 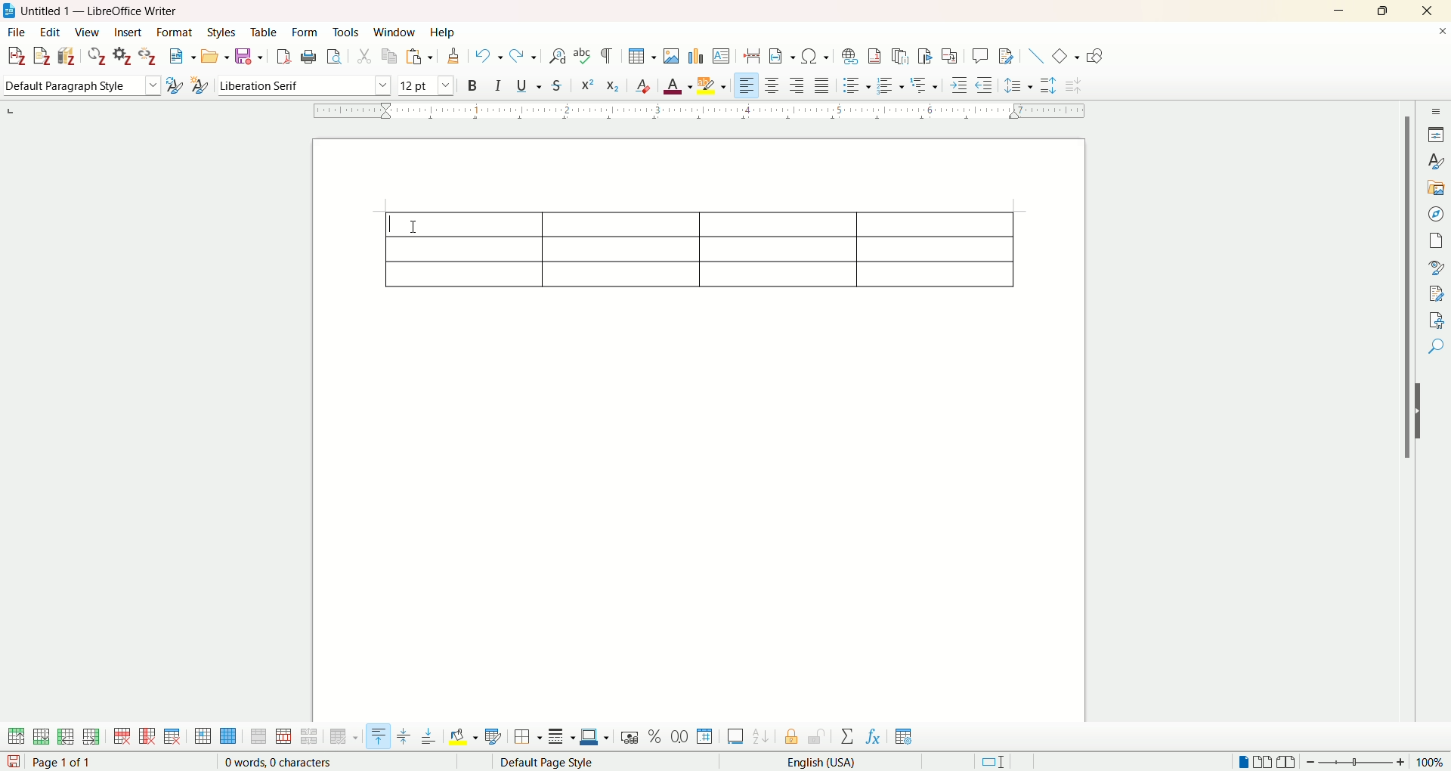 I want to click on style, so click(x=1439, y=159).